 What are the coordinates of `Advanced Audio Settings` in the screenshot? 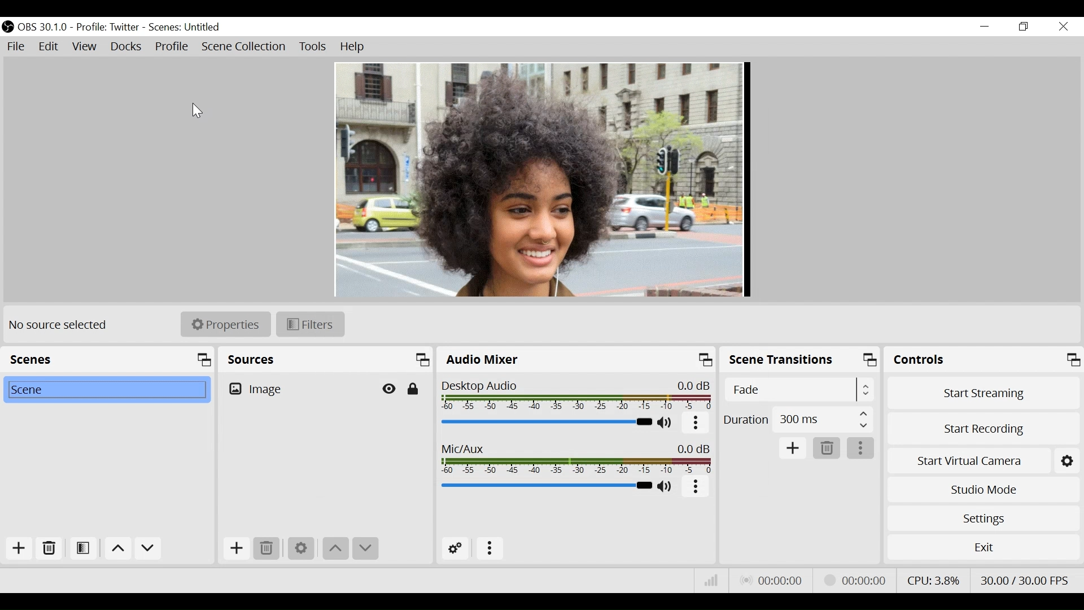 It's located at (456, 548).